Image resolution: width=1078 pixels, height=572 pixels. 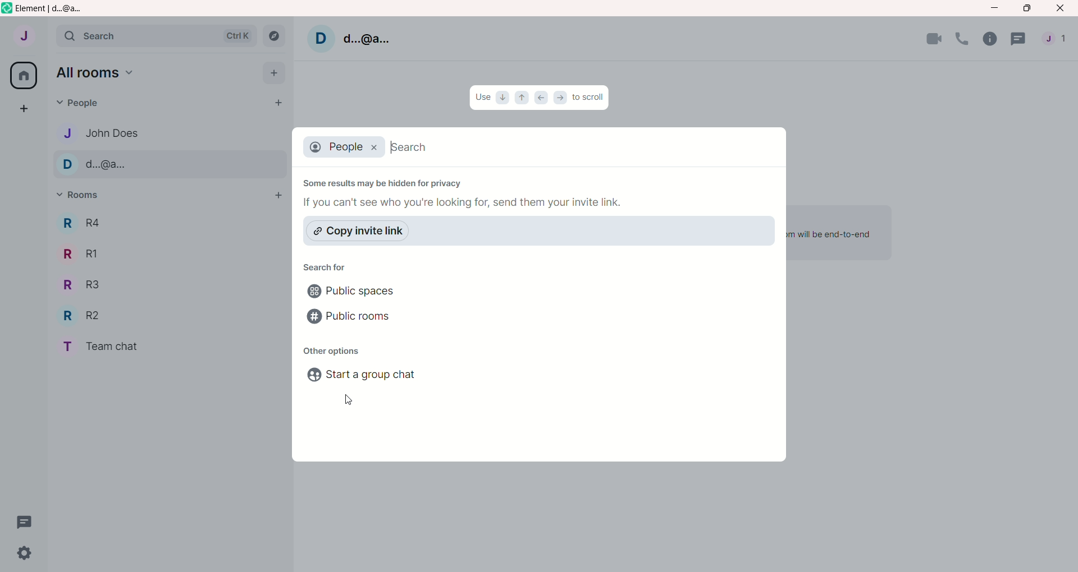 What do you see at coordinates (82, 196) in the screenshot?
I see `rooms` at bounding box center [82, 196].